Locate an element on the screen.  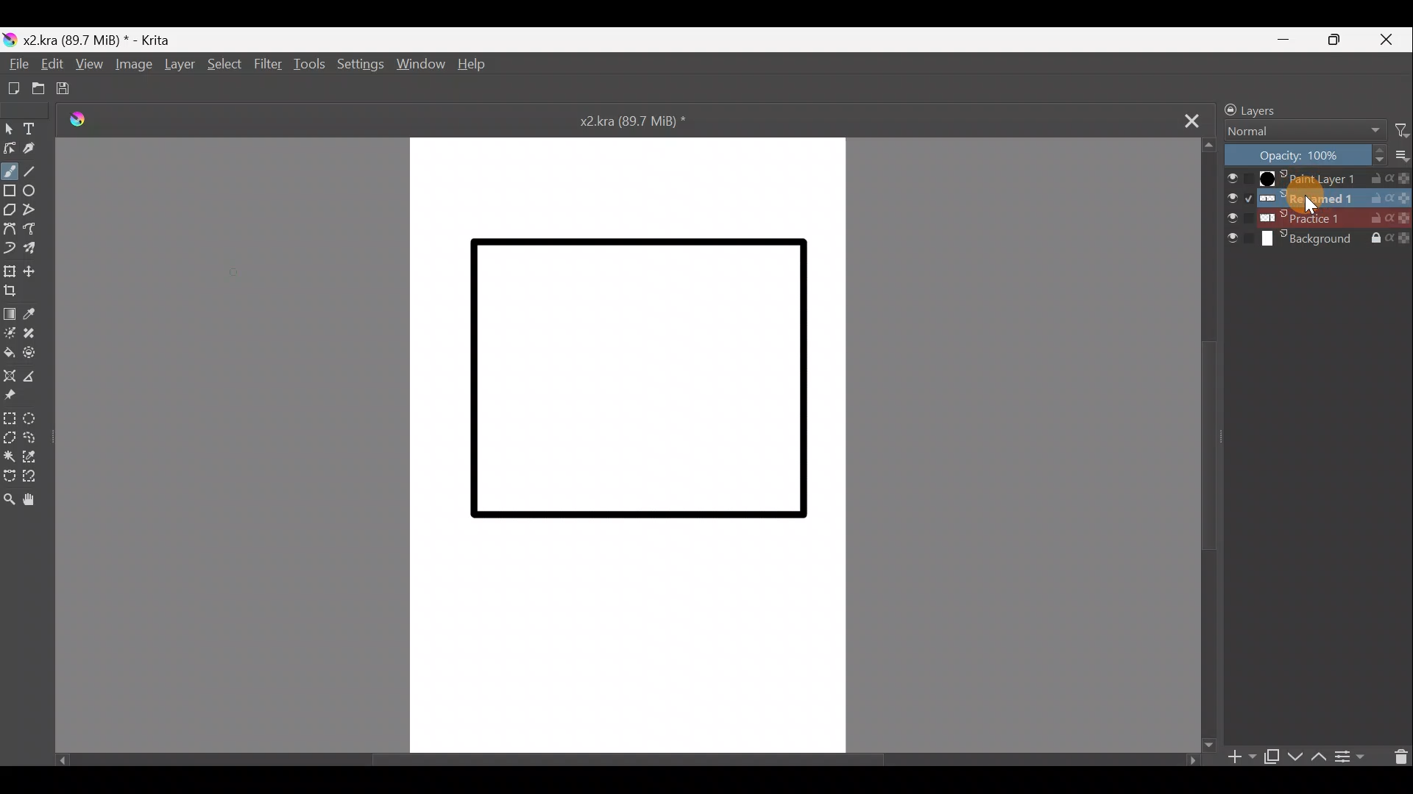
Background is located at coordinates (1317, 240).